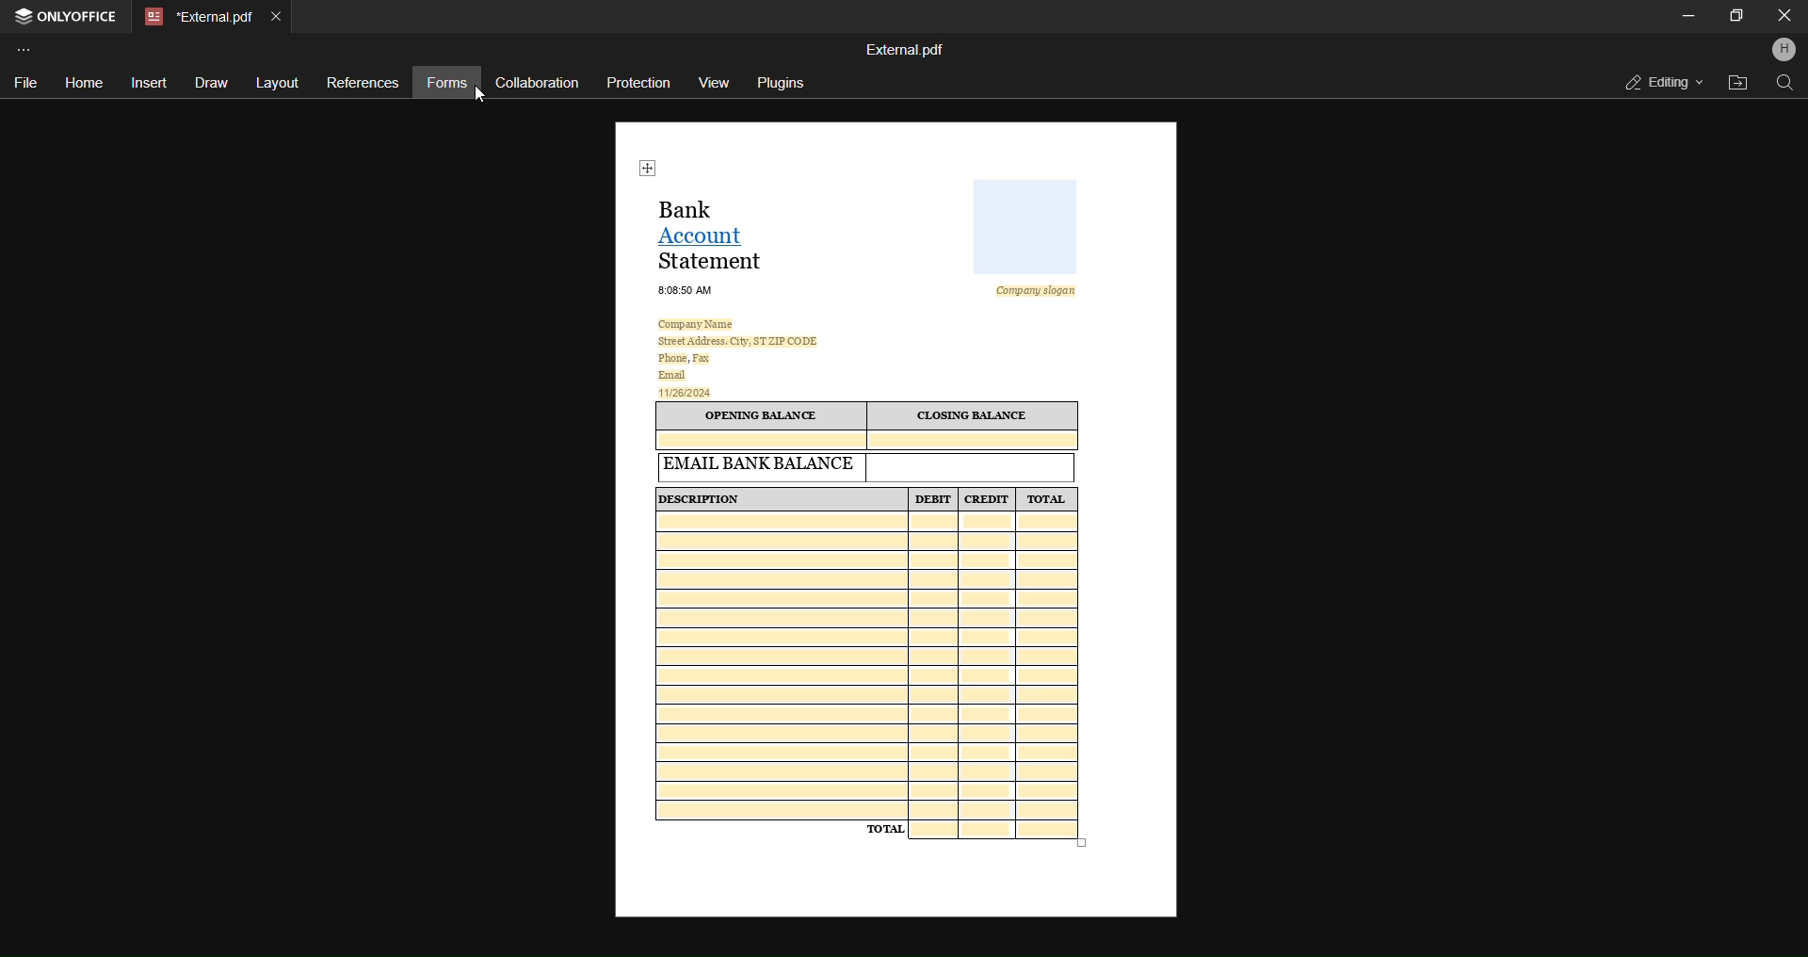  I want to click on draw, so click(210, 83).